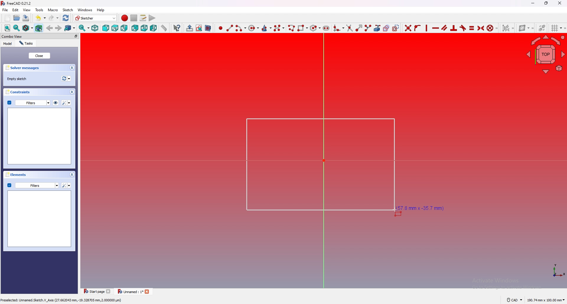  I want to click on toggle grid, so click(557, 28).